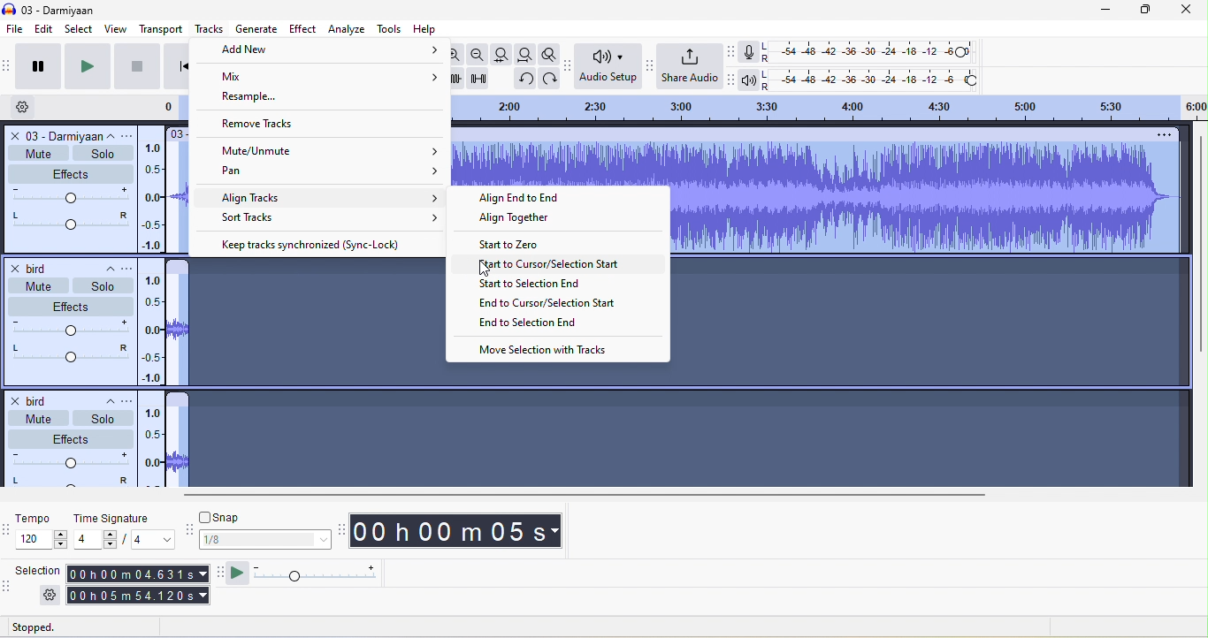 The height and width of the screenshot is (638, 1208). What do you see at coordinates (749, 55) in the screenshot?
I see `record meter` at bounding box center [749, 55].